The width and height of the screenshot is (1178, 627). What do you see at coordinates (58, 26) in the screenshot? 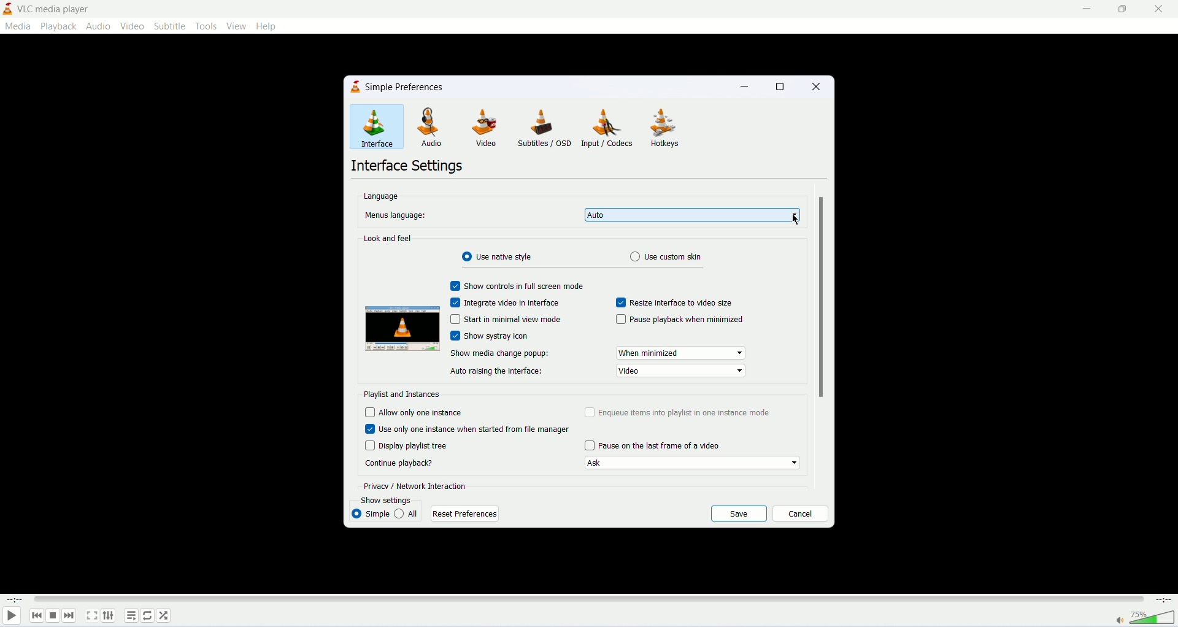
I see `playback` at bounding box center [58, 26].